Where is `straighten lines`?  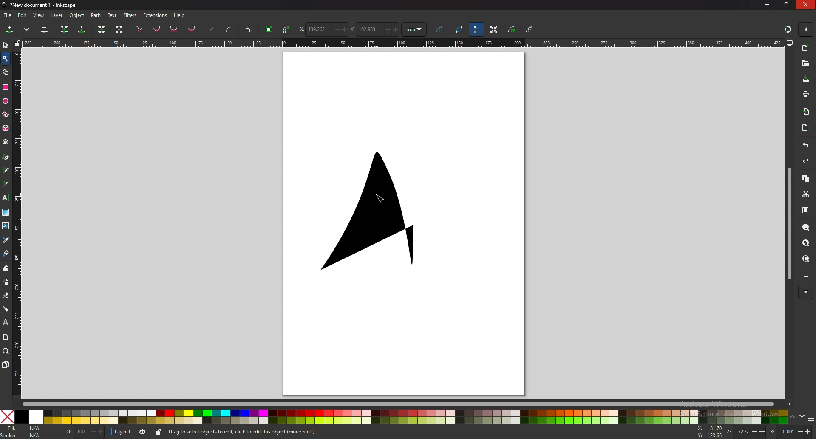
straighten lines is located at coordinates (212, 29).